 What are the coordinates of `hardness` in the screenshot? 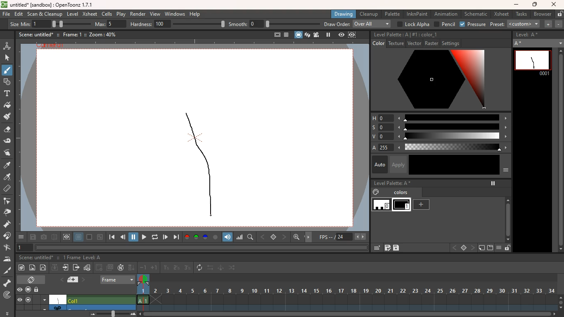 It's located at (178, 24).